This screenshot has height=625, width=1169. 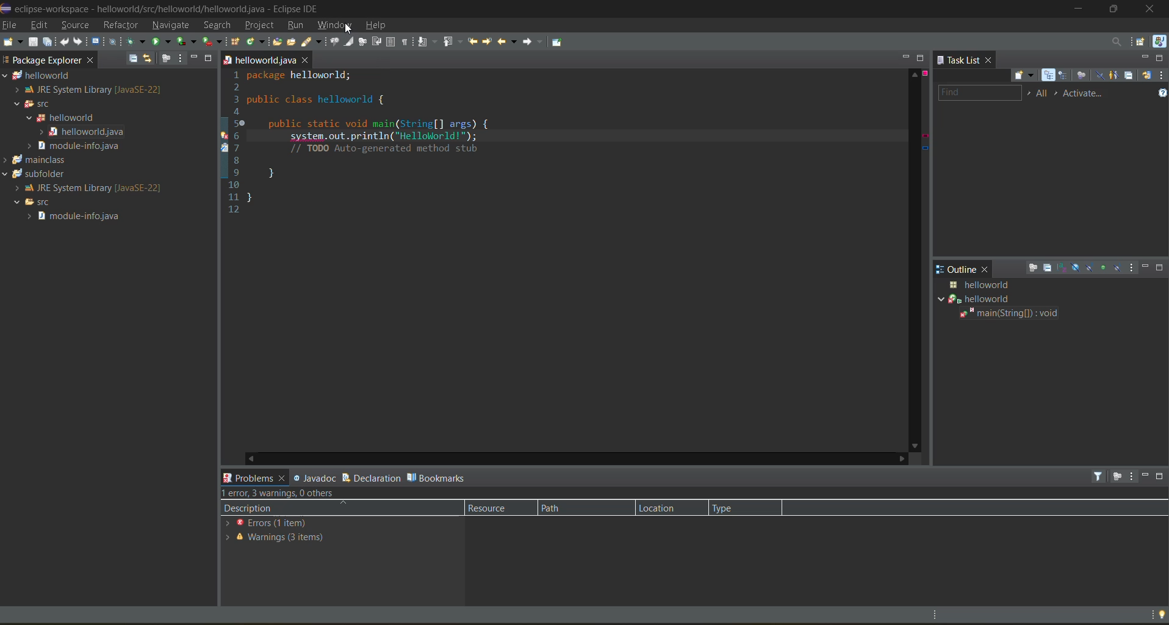 I want to click on minimize, so click(x=1146, y=480).